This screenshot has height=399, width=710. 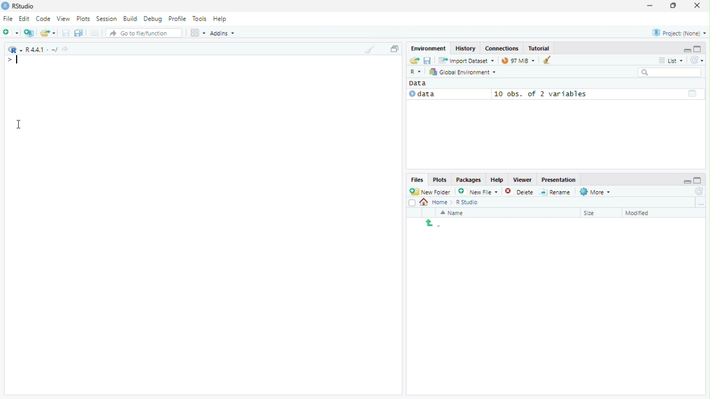 What do you see at coordinates (131, 19) in the screenshot?
I see `Build` at bounding box center [131, 19].